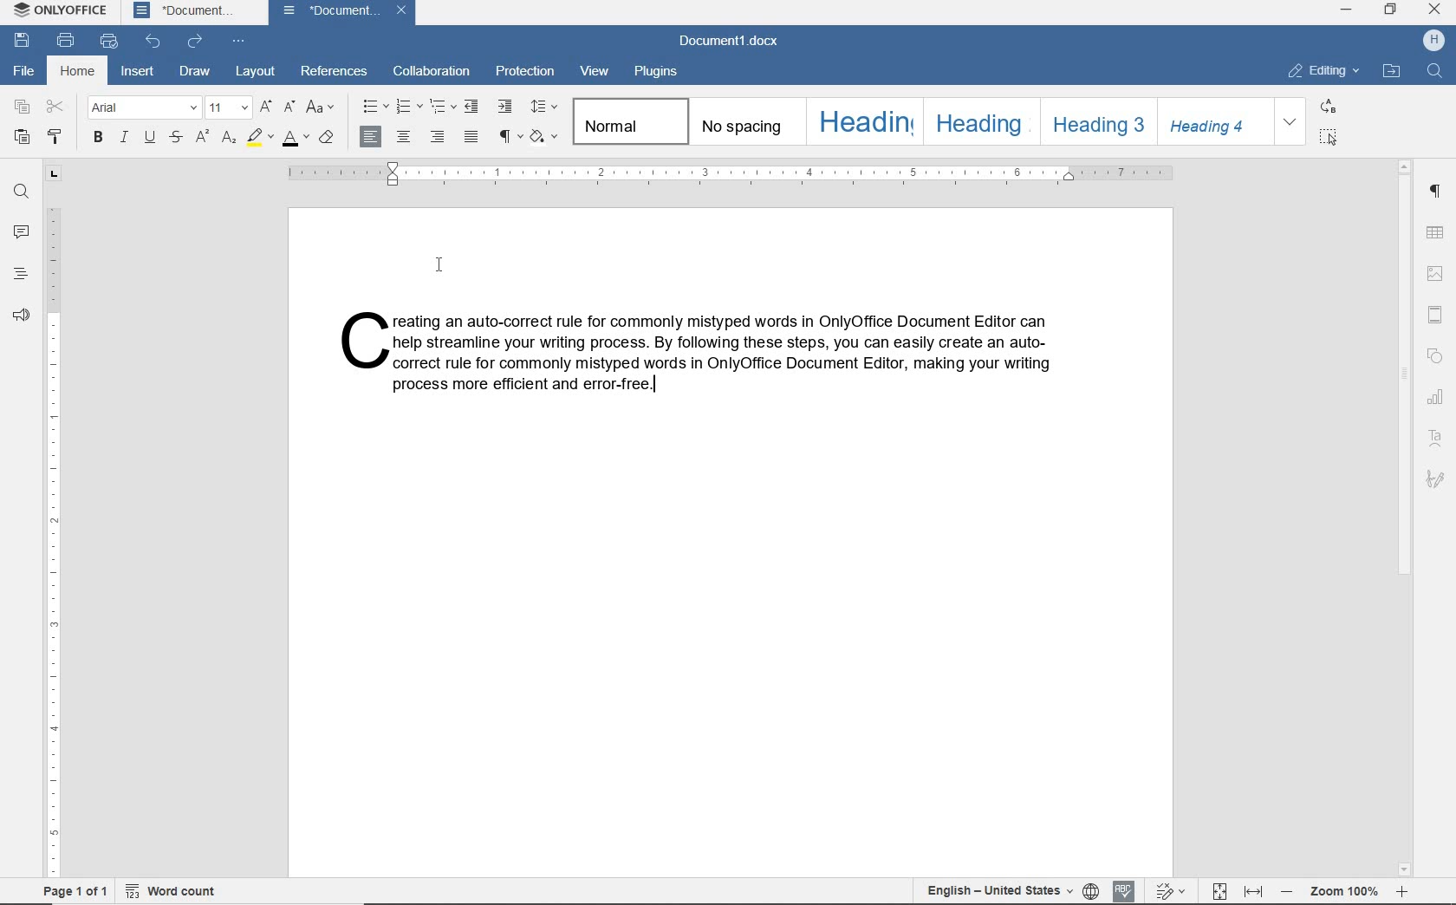  Describe the element at coordinates (1212, 121) in the screenshot. I see `HEADING 4` at that location.